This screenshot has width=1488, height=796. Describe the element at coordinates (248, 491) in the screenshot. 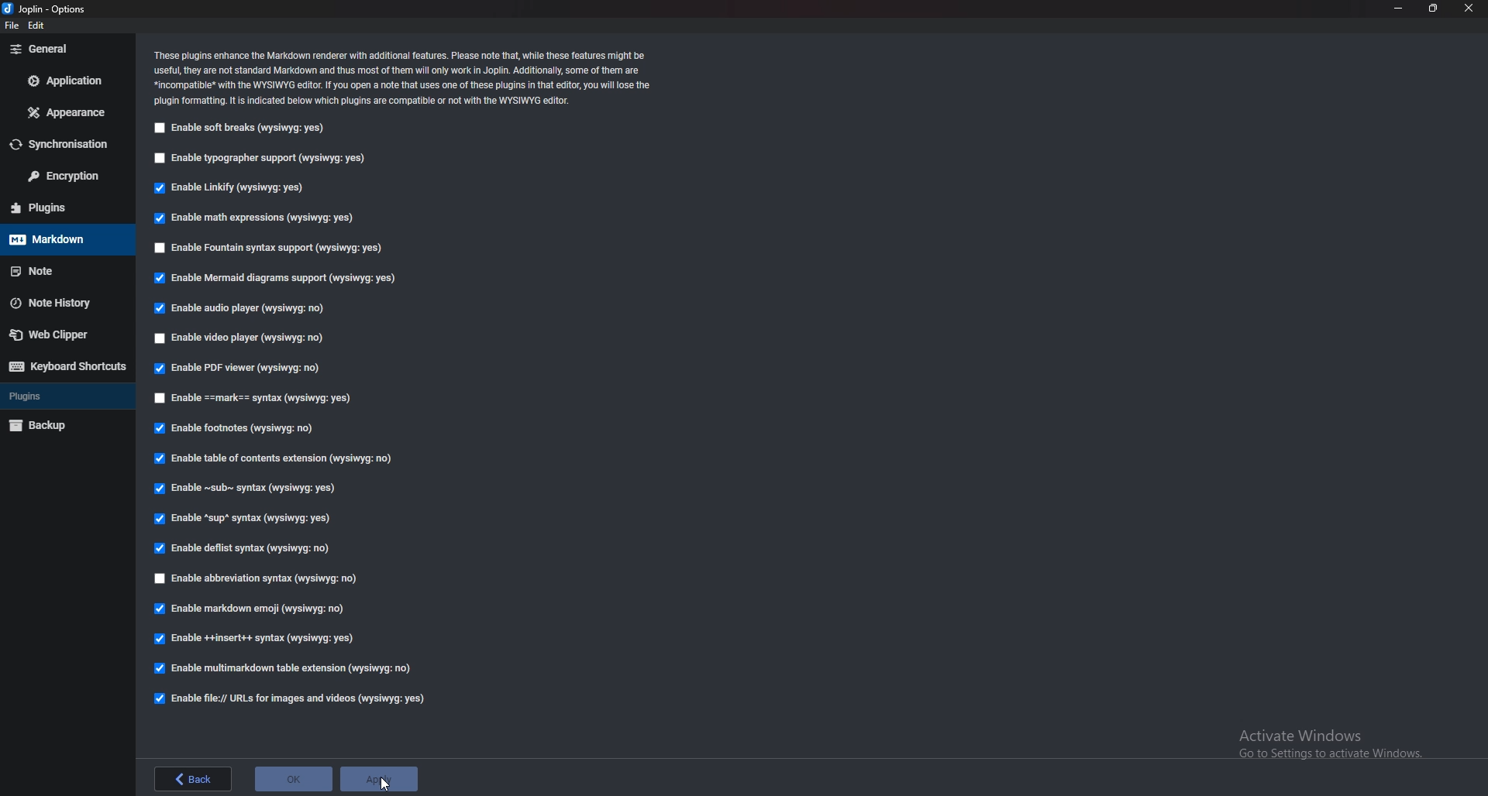

I see `Enable sub syntax` at that location.